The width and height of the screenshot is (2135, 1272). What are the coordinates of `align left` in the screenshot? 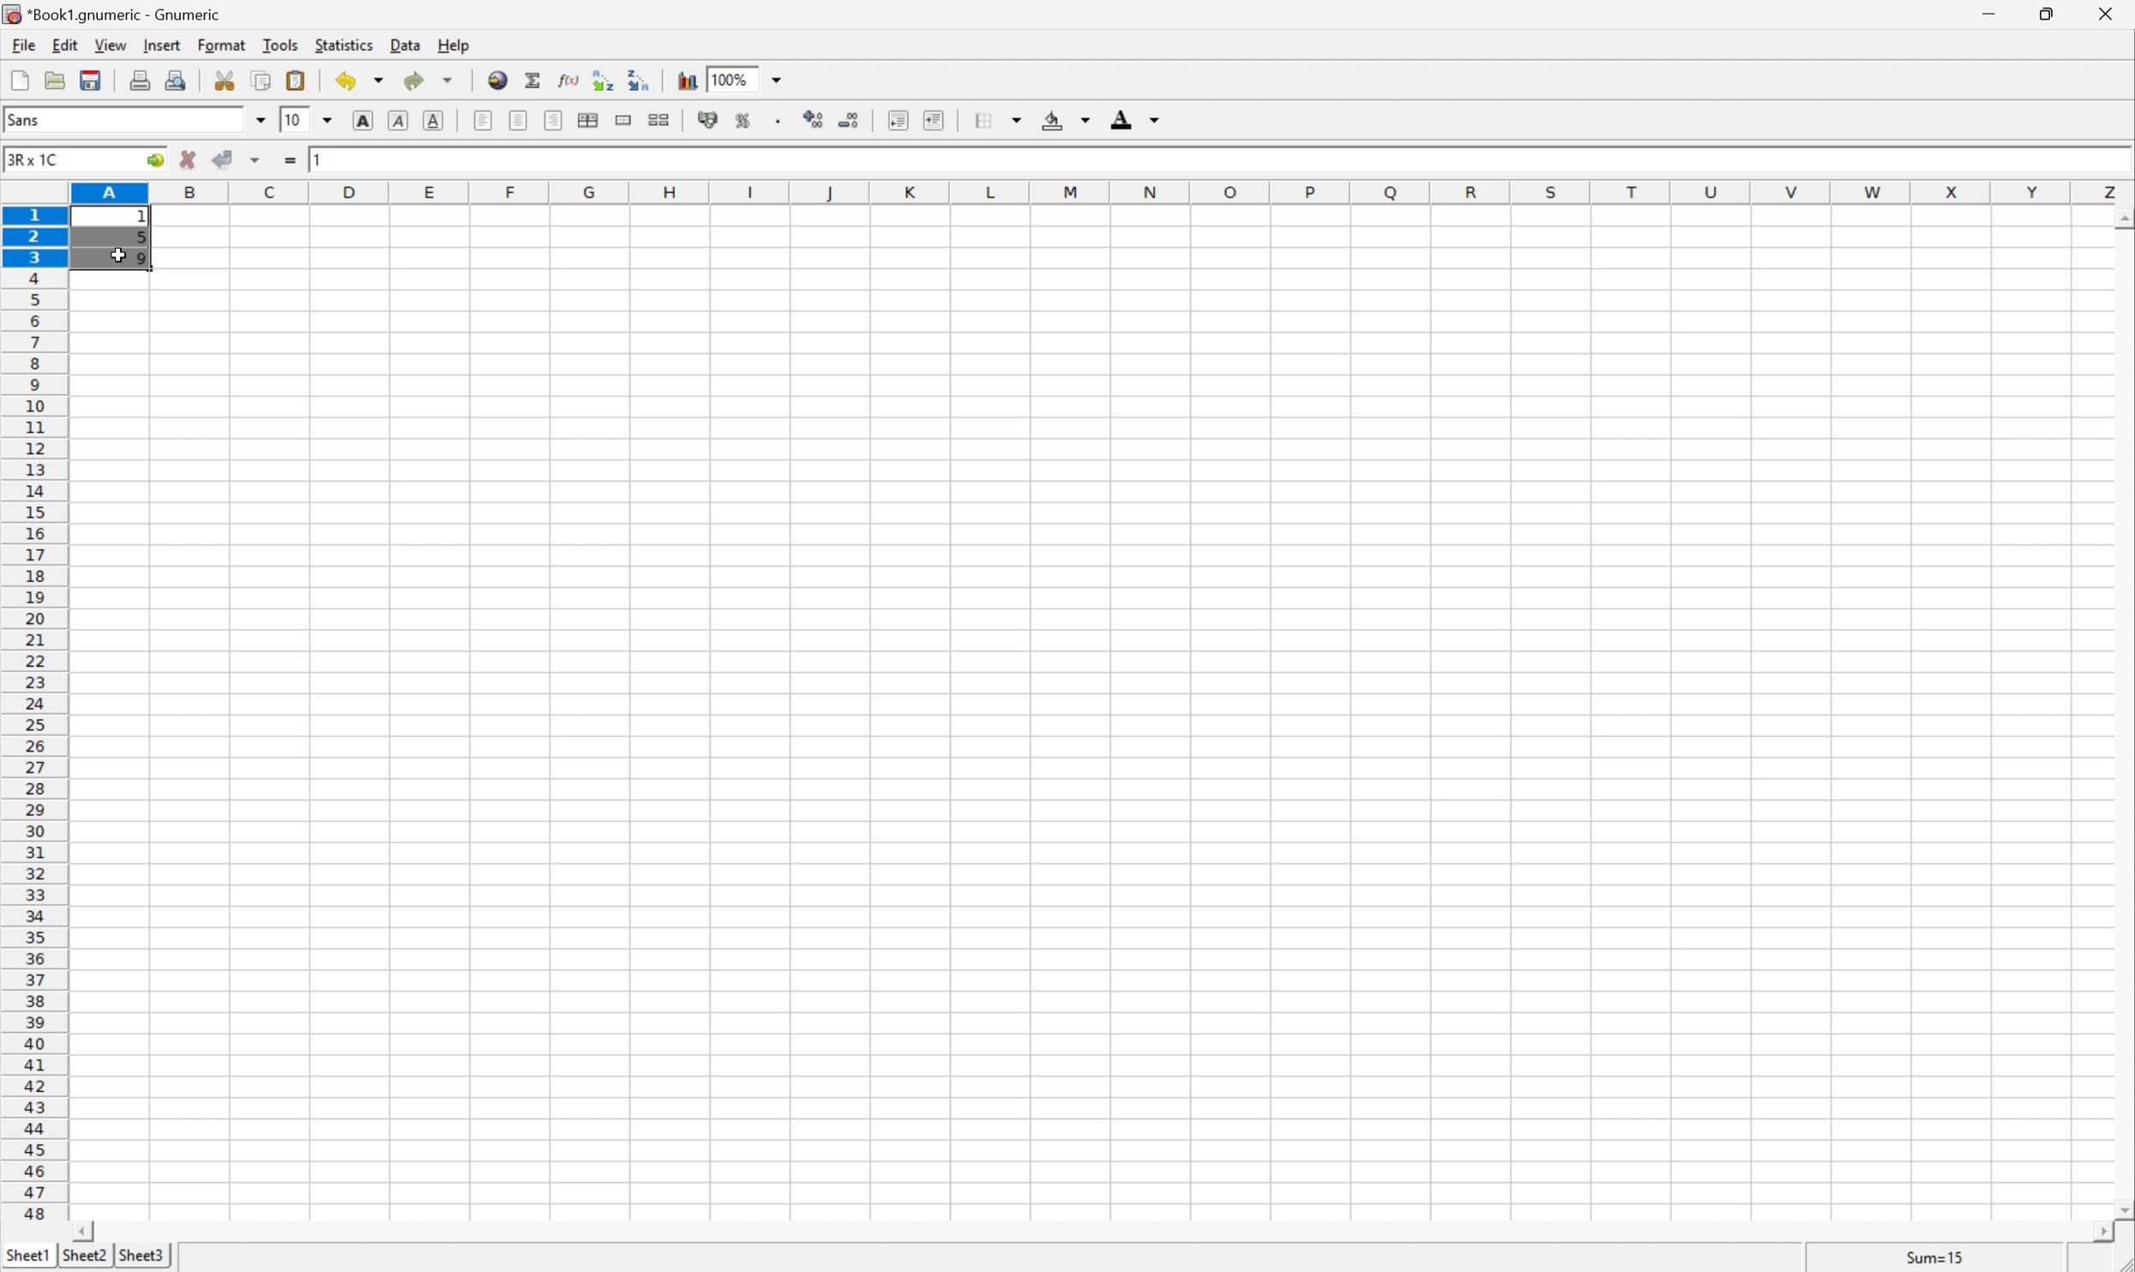 It's located at (484, 120).